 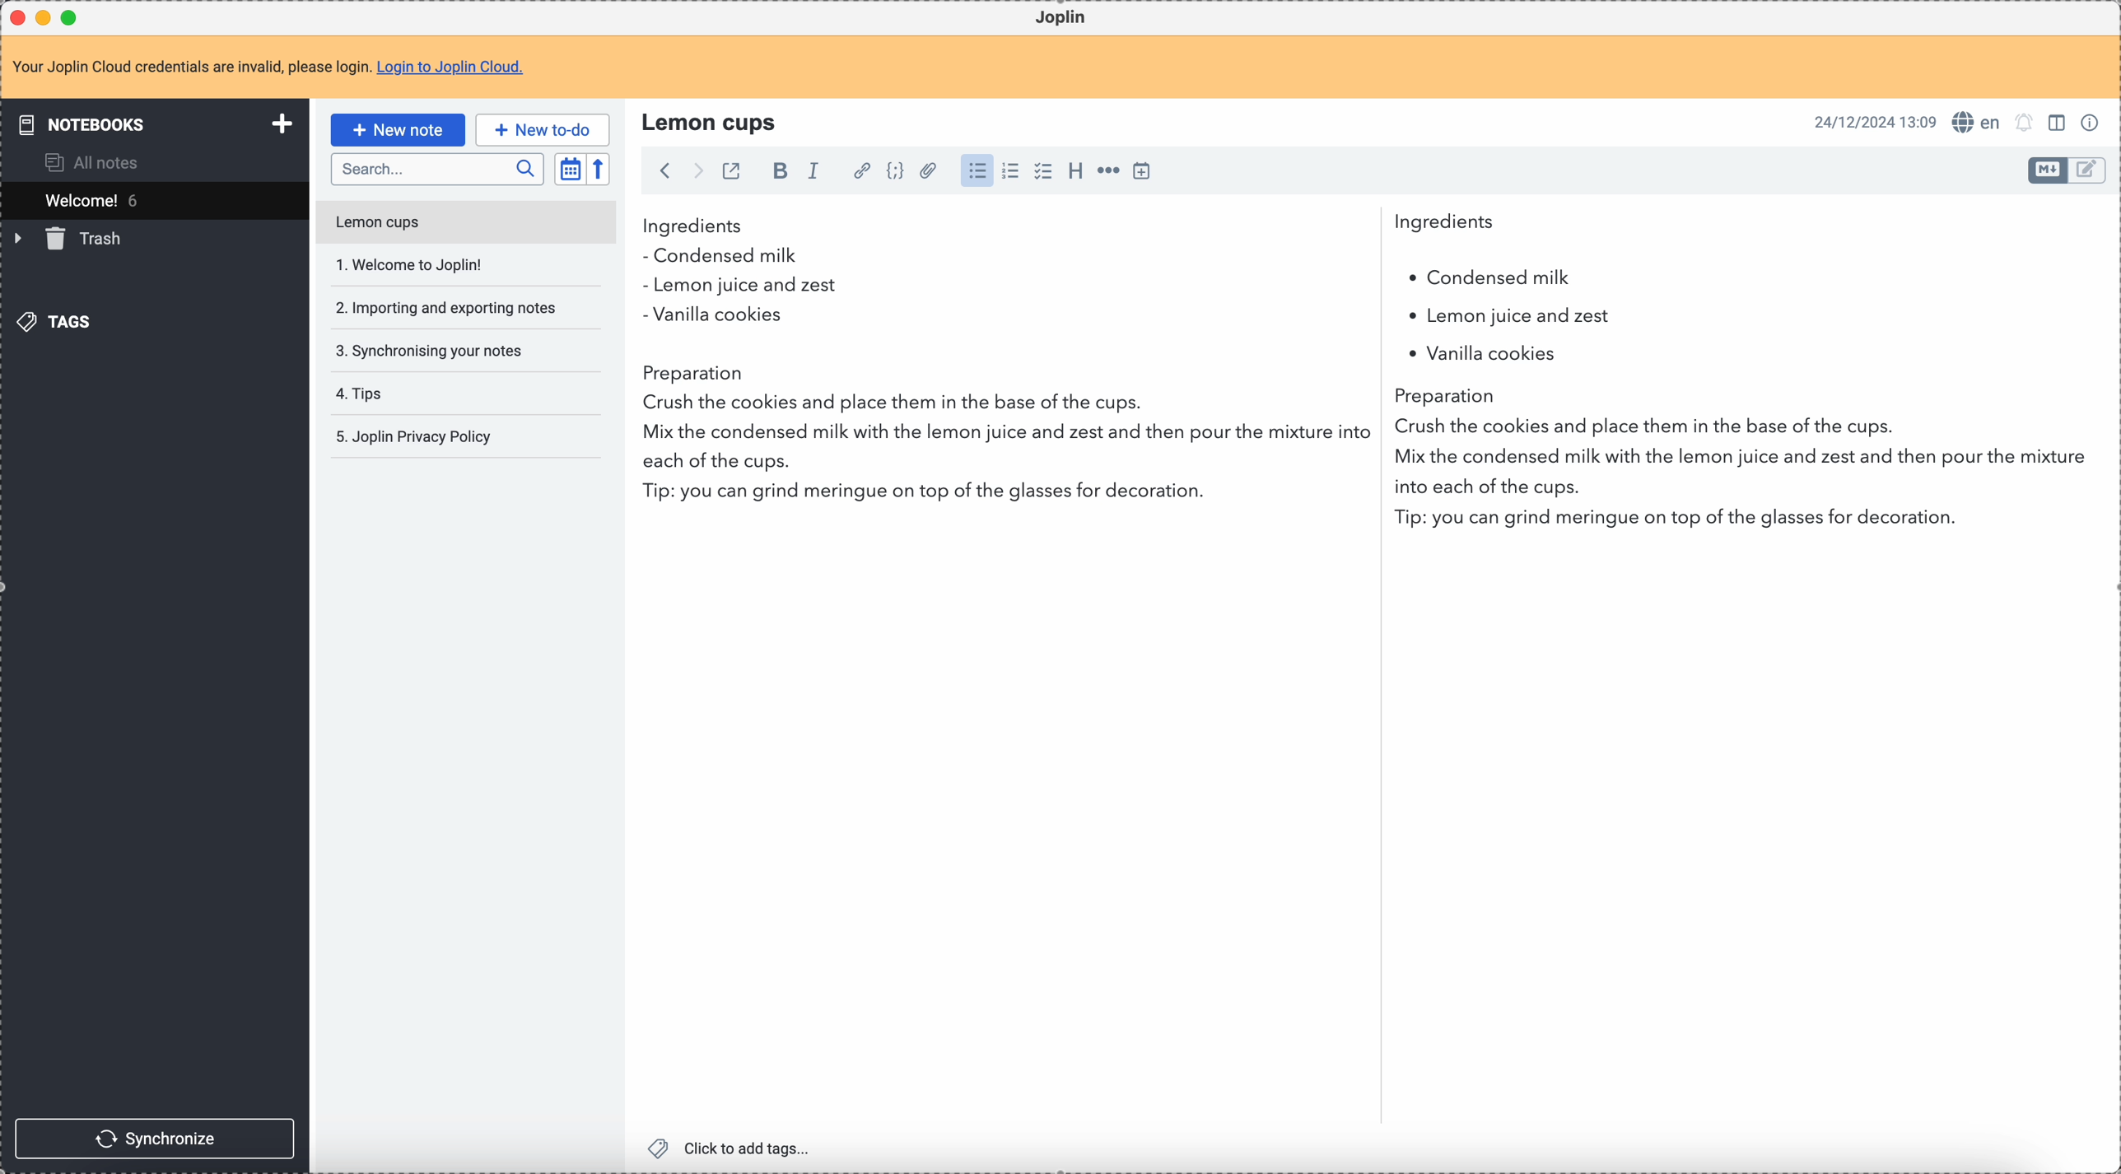 I want to click on lemon cups, so click(x=712, y=121).